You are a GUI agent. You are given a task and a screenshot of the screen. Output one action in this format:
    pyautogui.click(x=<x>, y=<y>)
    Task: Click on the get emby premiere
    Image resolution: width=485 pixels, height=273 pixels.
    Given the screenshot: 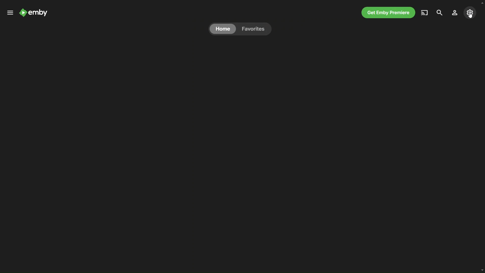 What is the action you would take?
    pyautogui.click(x=387, y=12)
    